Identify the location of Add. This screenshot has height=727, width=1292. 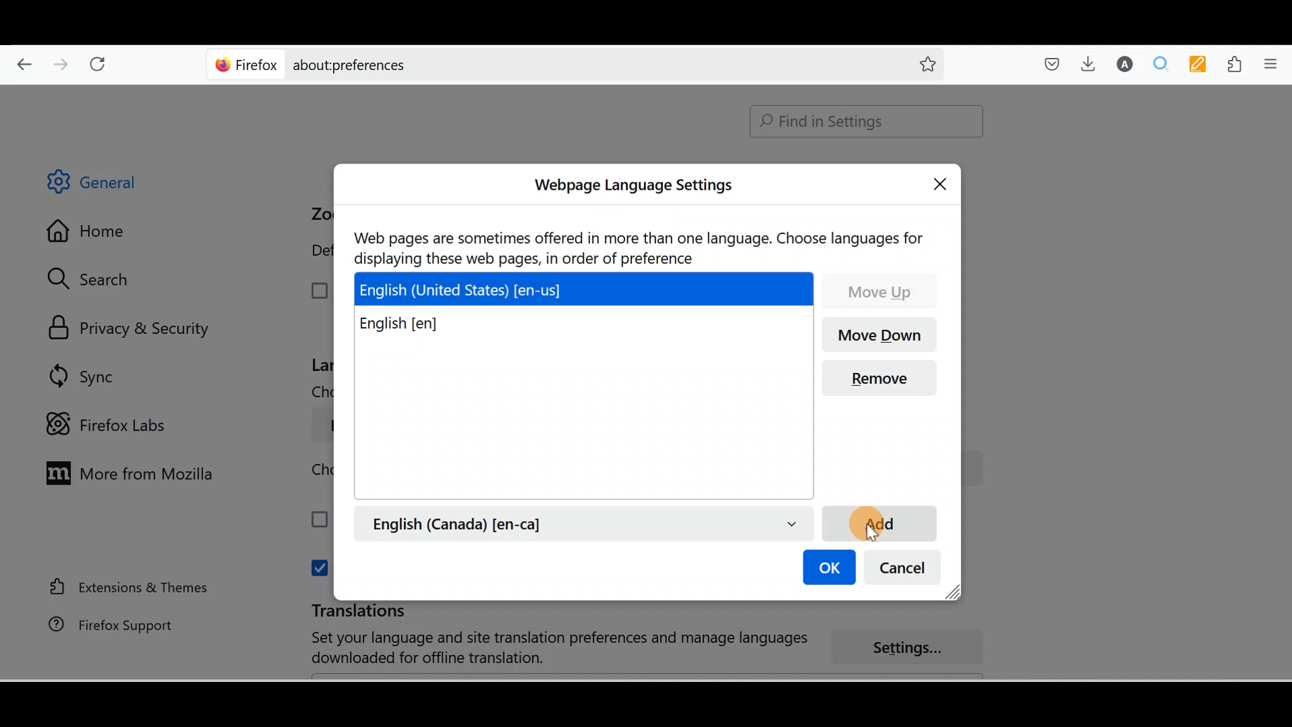
(879, 522).